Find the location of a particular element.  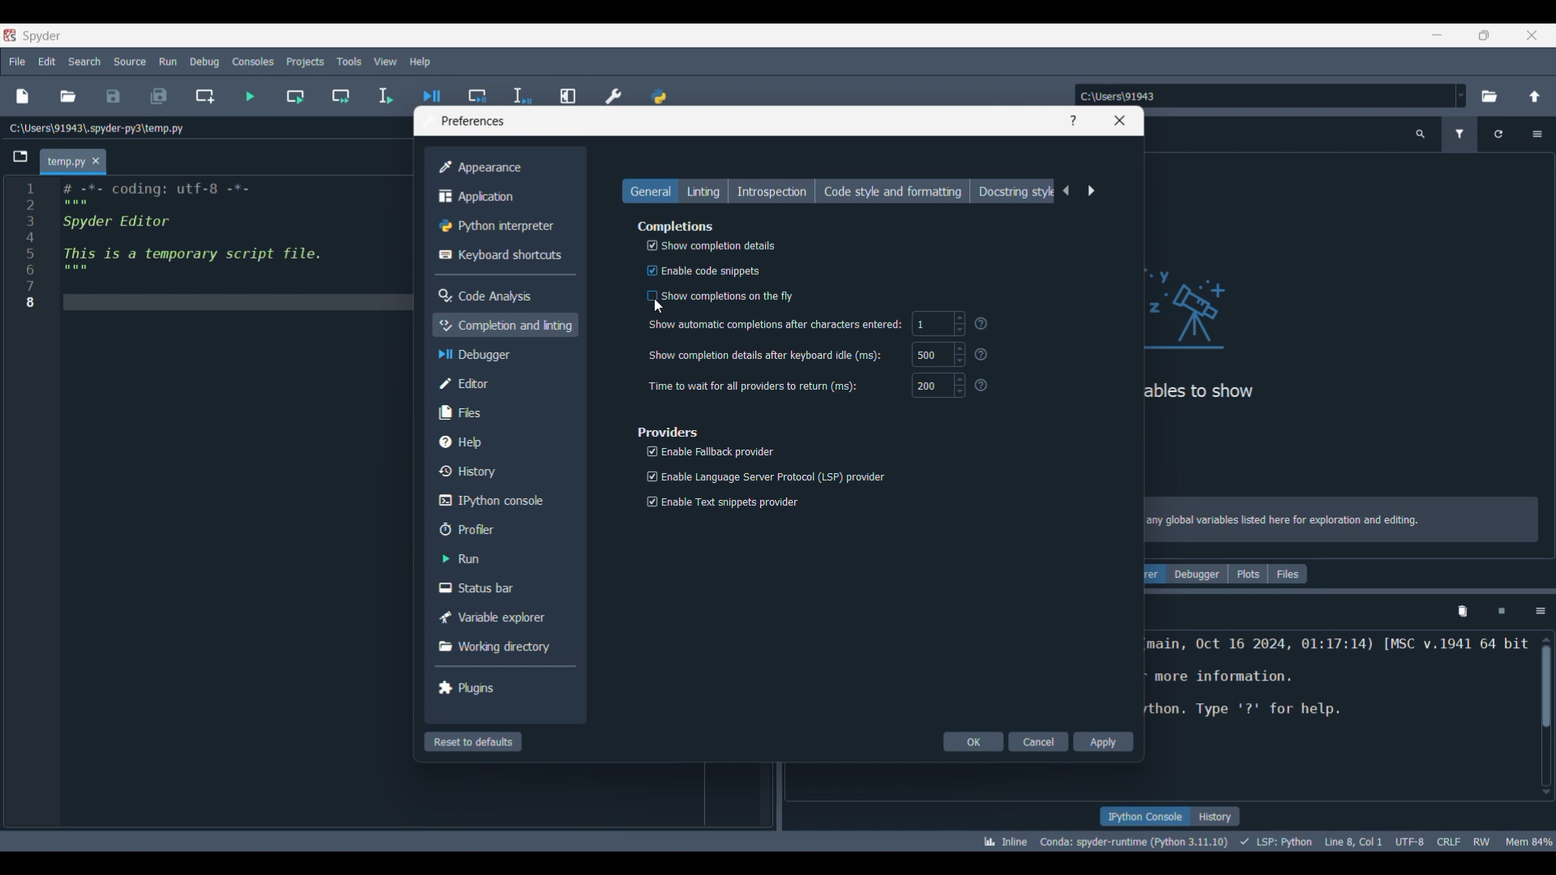

Previous is located at coordinates (1067, 190).